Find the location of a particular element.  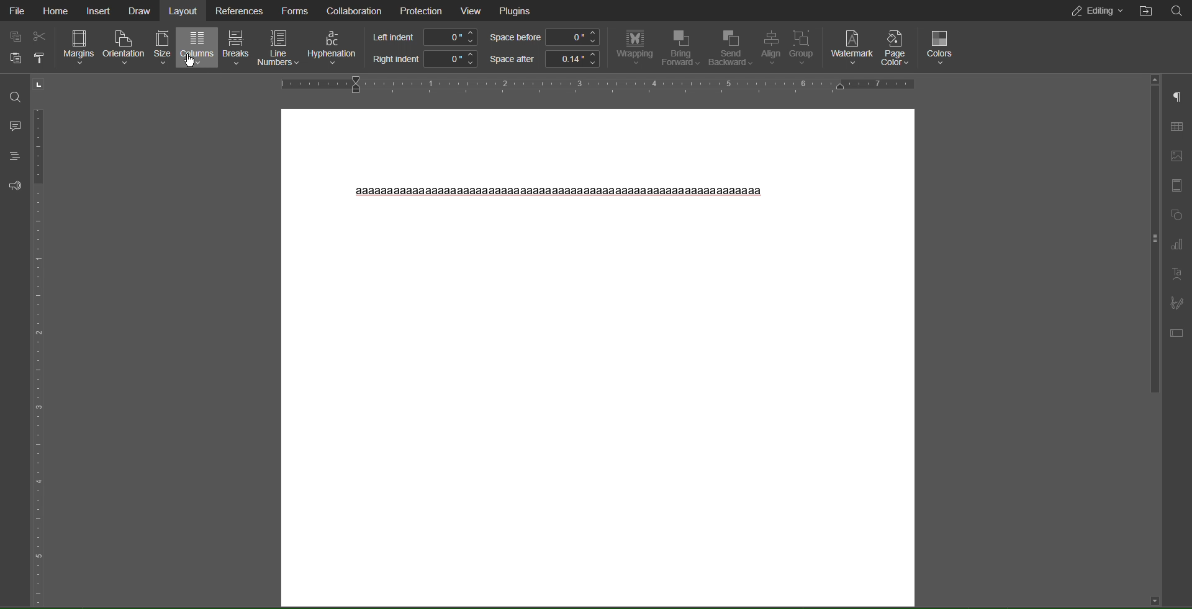

 is located at coordinates (555, 190).